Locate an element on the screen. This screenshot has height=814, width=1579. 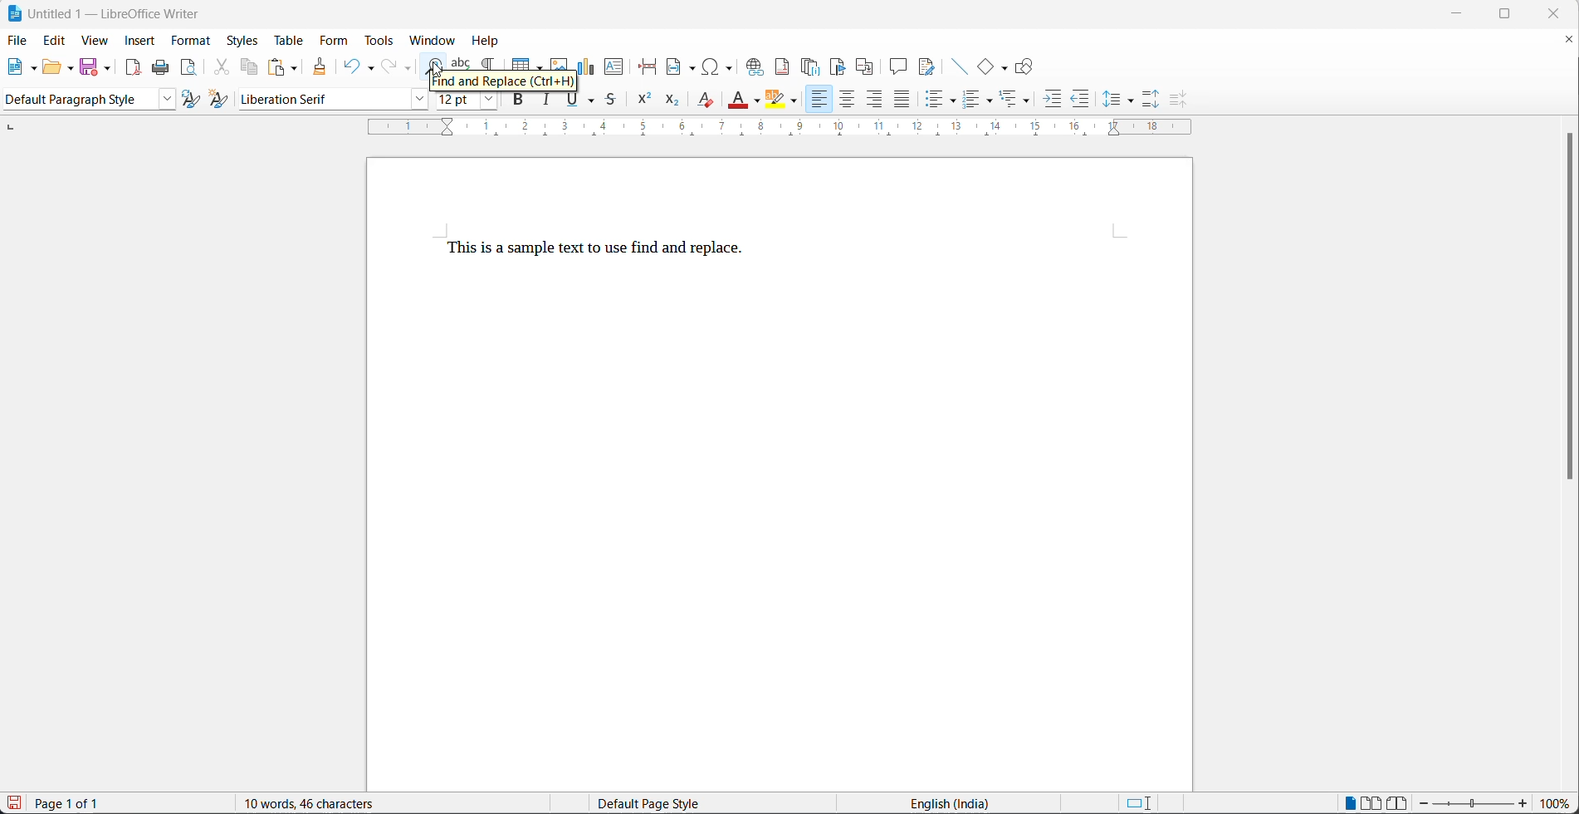
redo is located at coordinates (390, 66).